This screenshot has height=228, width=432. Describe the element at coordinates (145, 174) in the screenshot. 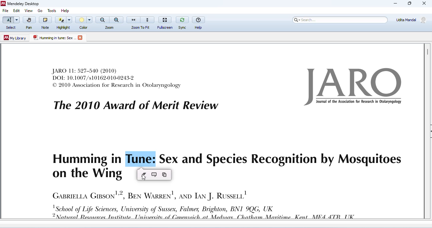

I see `highlight` at that location.